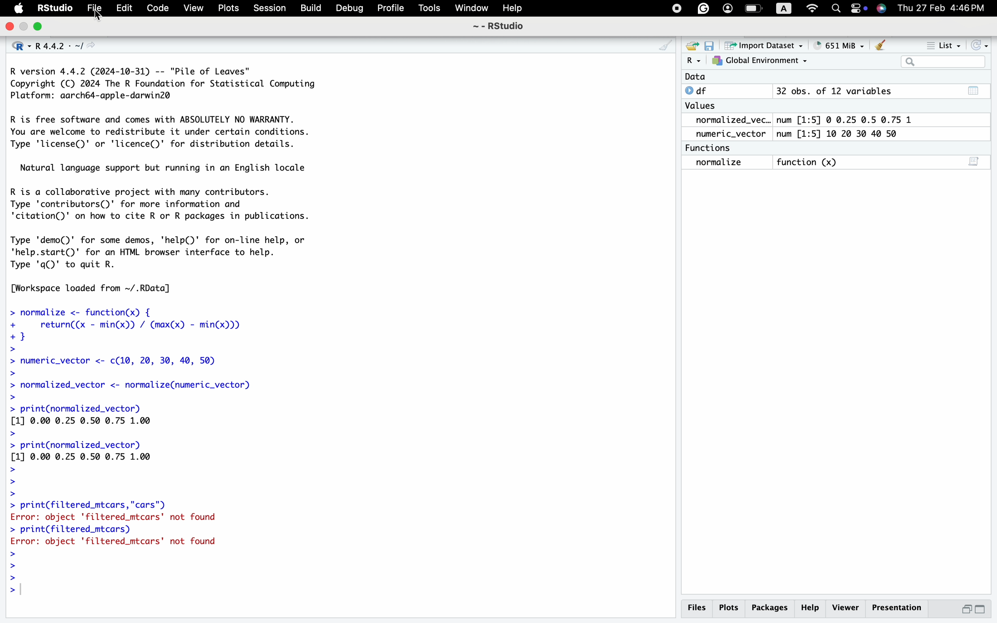  What do you see at coordinates (809, 134) in the screenshot?
I see `numeric_vector num [1:5] 10 20 30 40 50` at bounding box center [809, 134].